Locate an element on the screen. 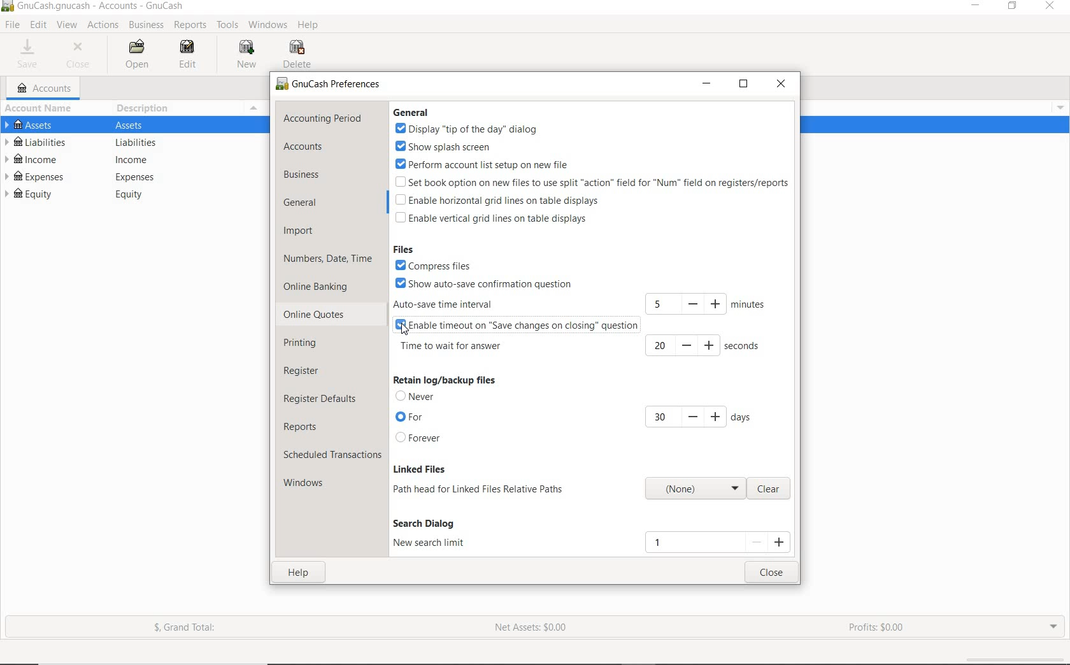 Image resolution: width=1070 pixels, height=665 pixels. clear is located at coordinates (773, 488).